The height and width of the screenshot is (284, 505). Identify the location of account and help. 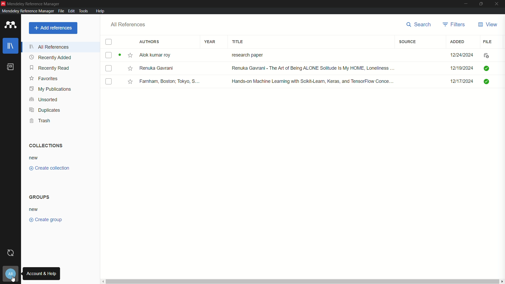
(11, 275).